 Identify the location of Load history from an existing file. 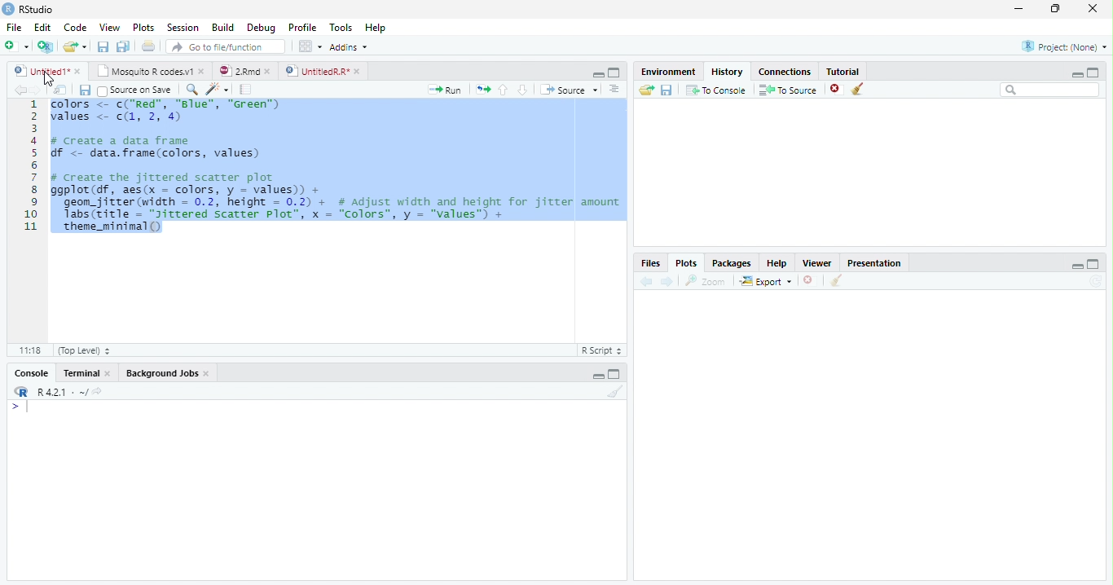
(646, 90).